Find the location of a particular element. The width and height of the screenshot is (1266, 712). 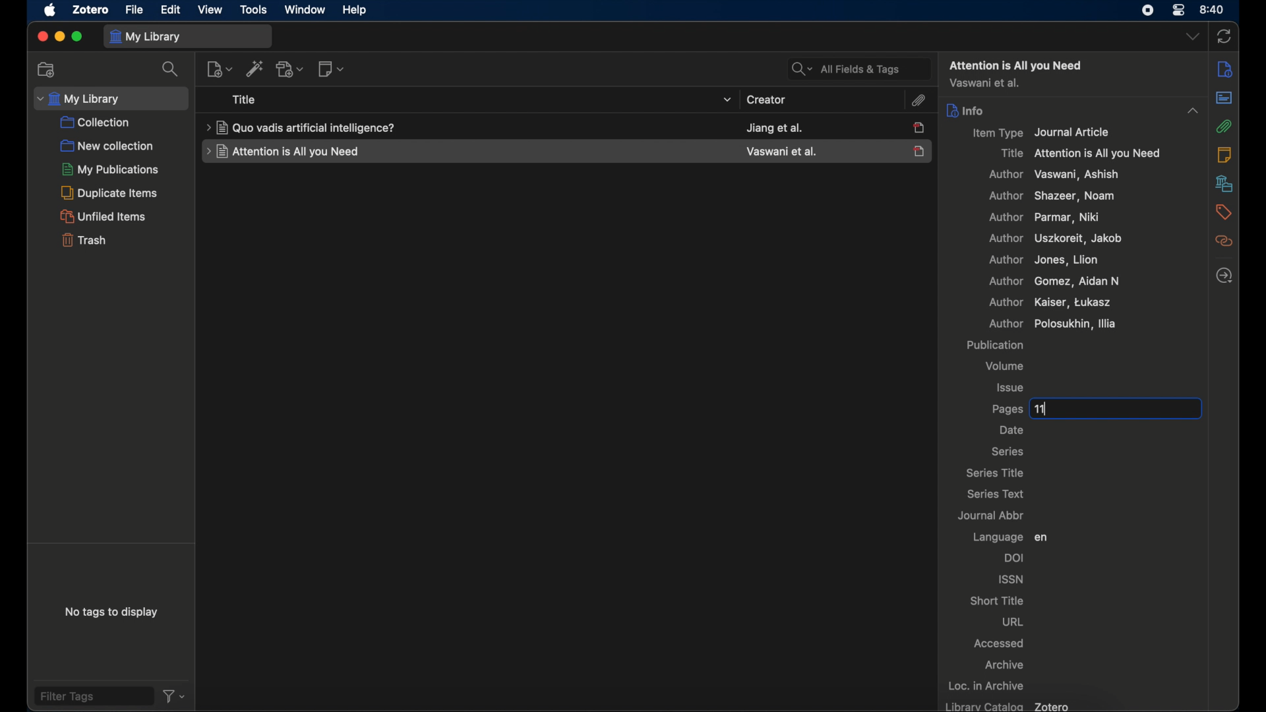

title attention is all you need is located at coordinates (1081, 154).